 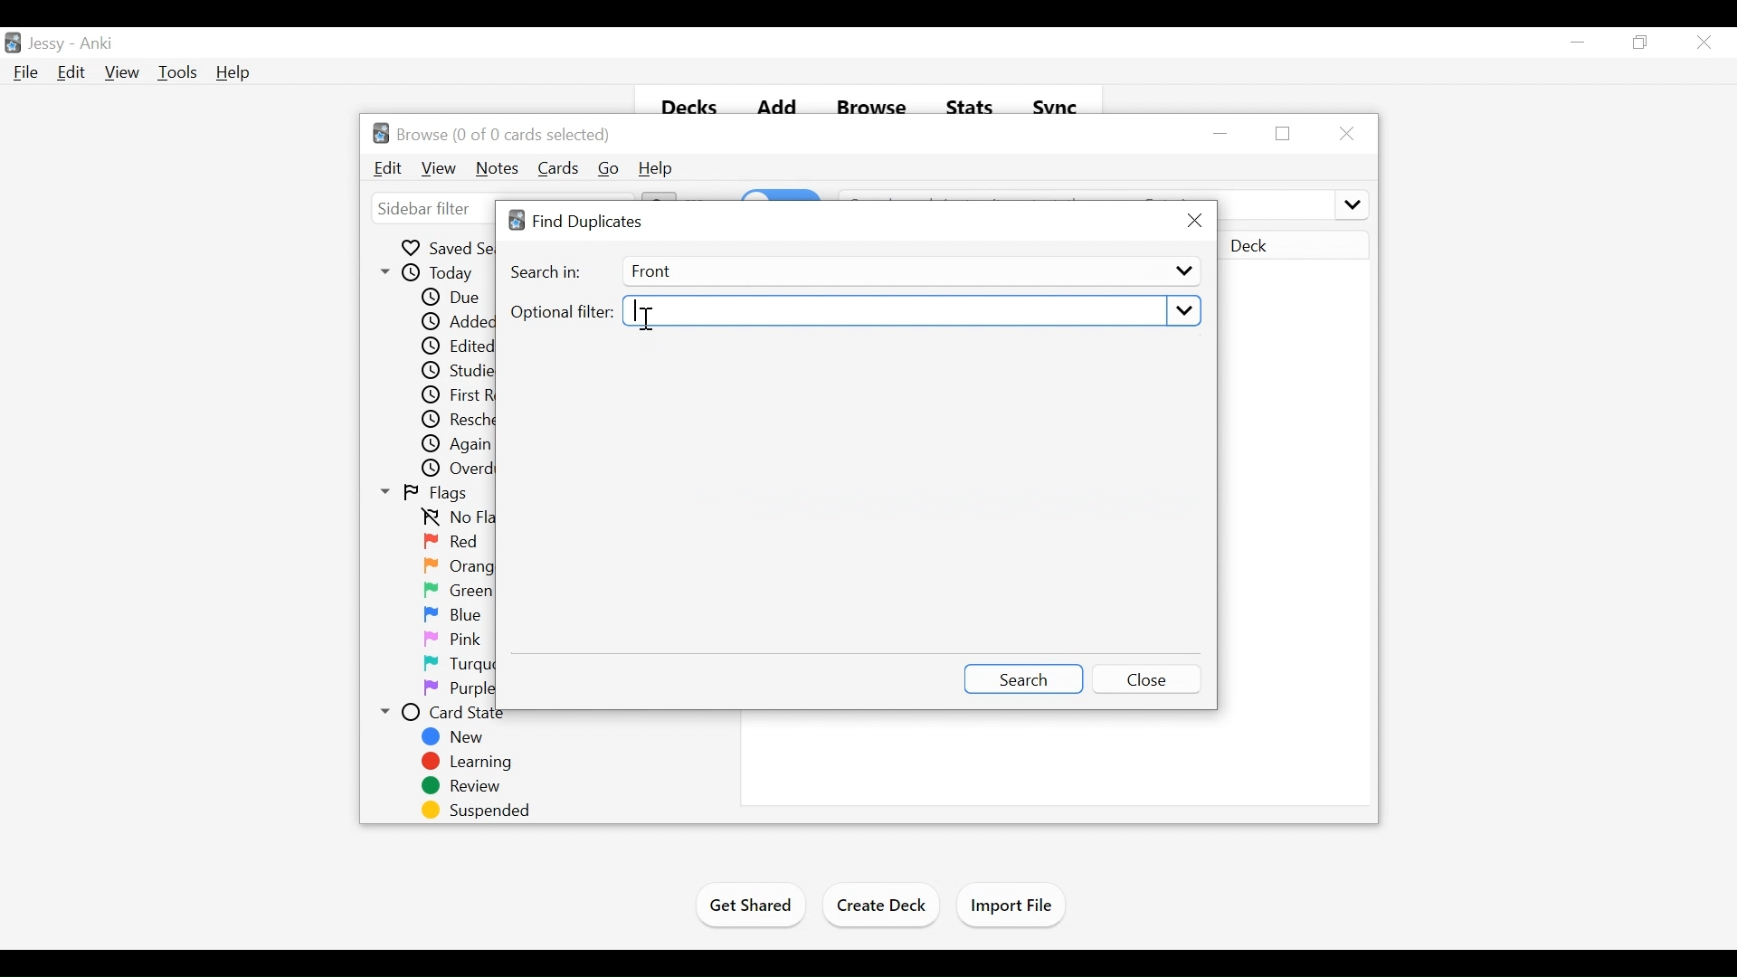 I want to click on Import Files, so click(x=1011, y=906).